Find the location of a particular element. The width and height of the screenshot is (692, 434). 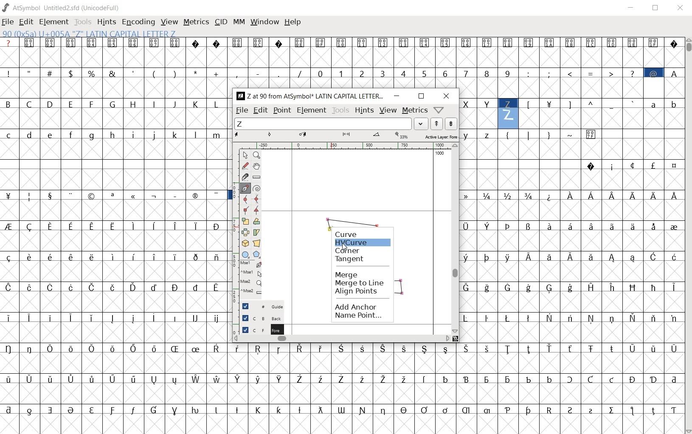

measure a distance, angle between points is located at coordinates (256, 177).